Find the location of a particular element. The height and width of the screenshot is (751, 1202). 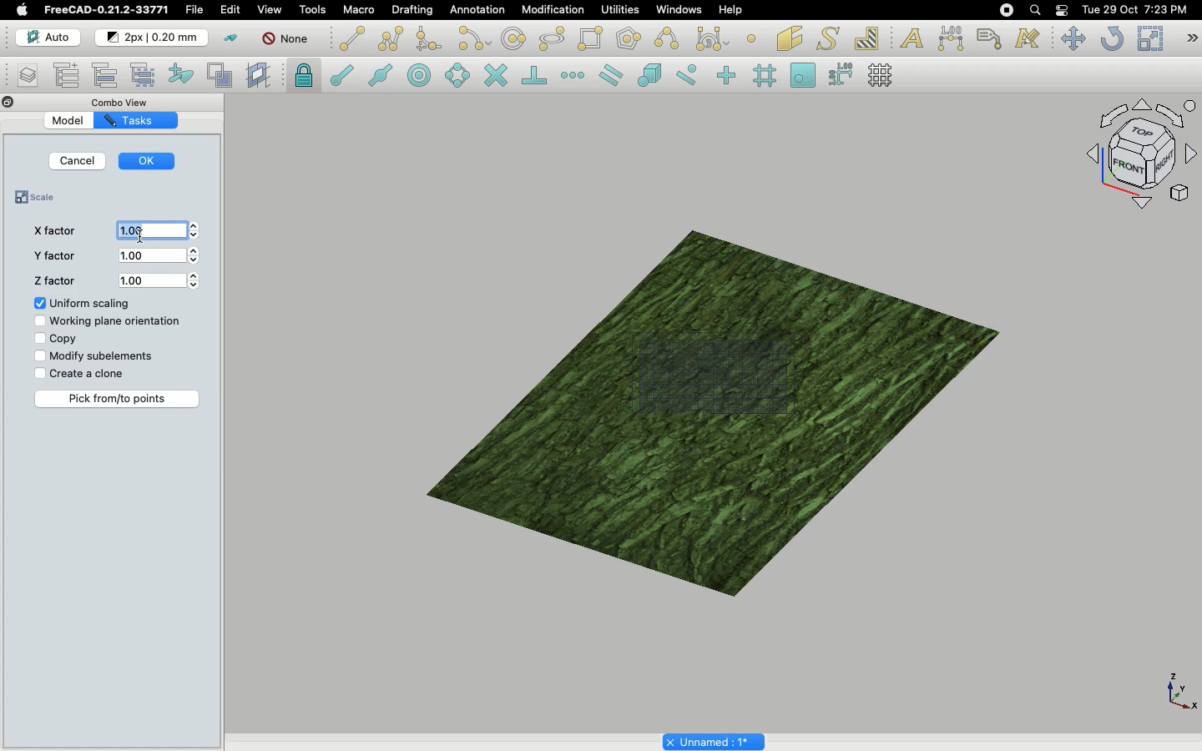

Refresh is located at coordinates (1111, 38).